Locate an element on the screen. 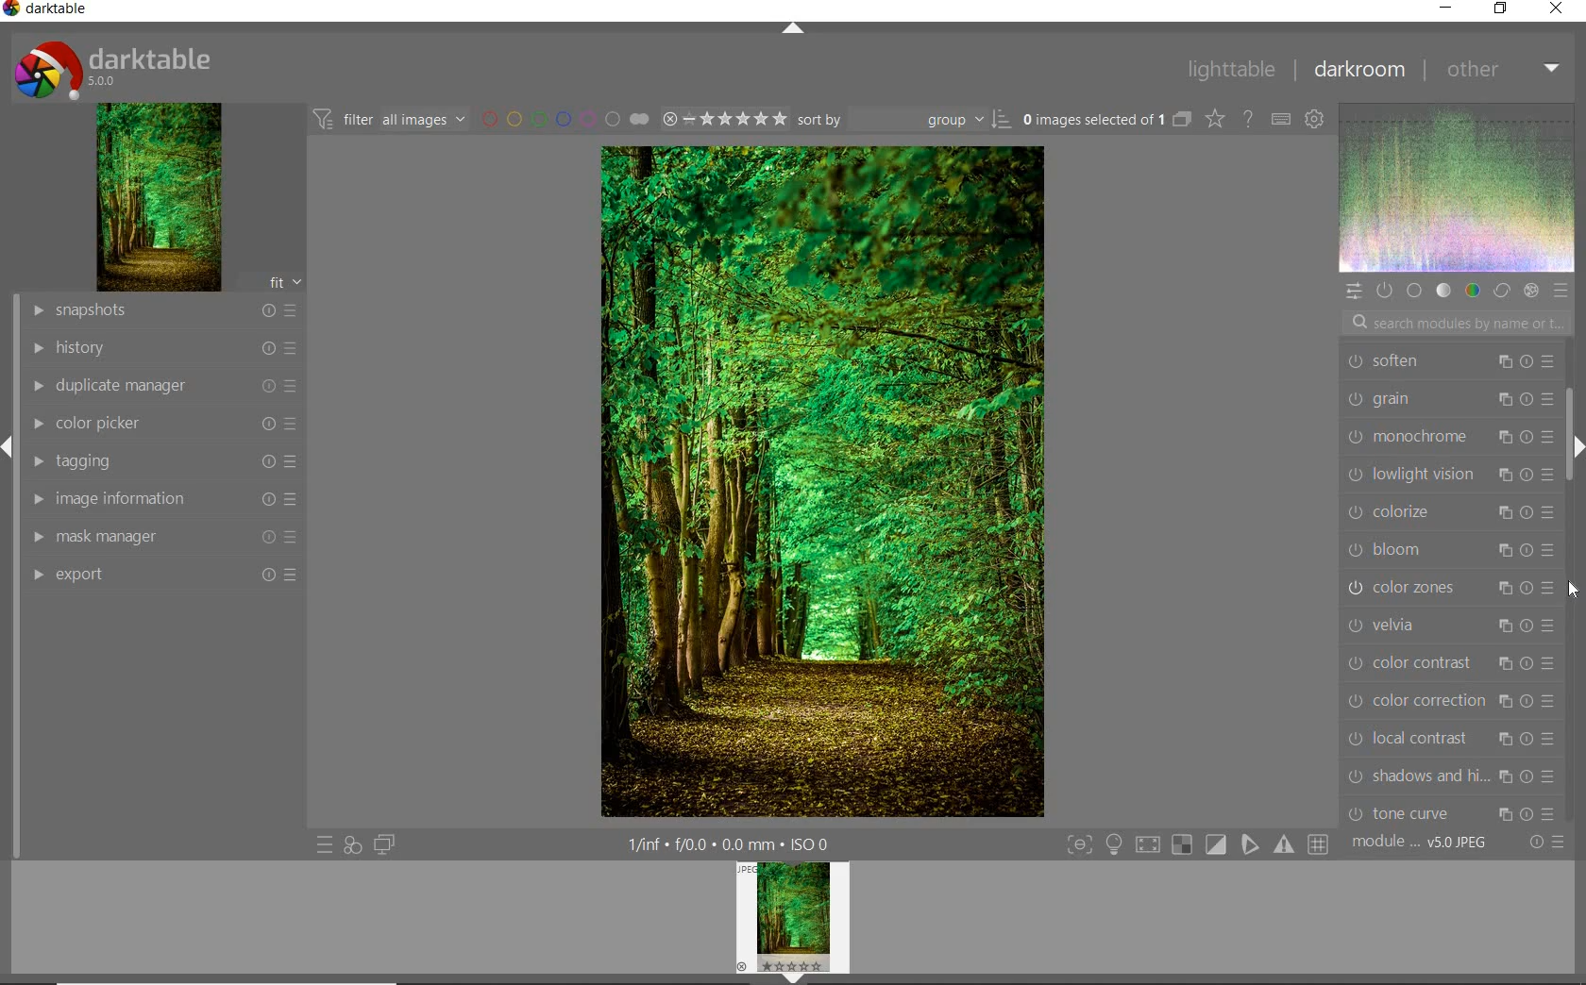  EXPAND/COLLAPSE is located at coordinates (1577, 449).